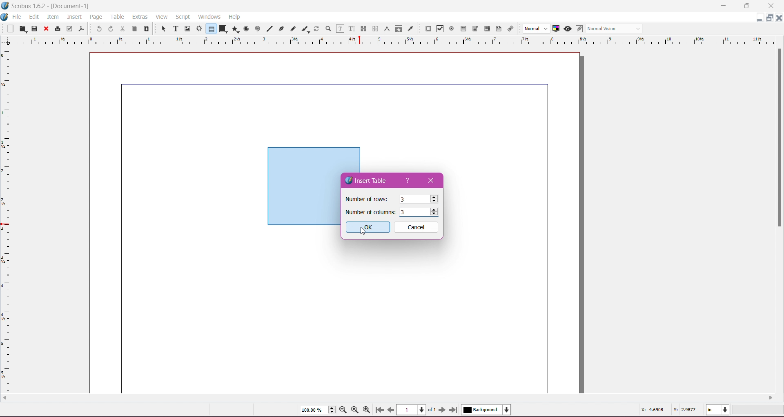 Image resolution: width=784 pixels, height=417 pixels. I want to click on Checkbox, so click(439, 29).